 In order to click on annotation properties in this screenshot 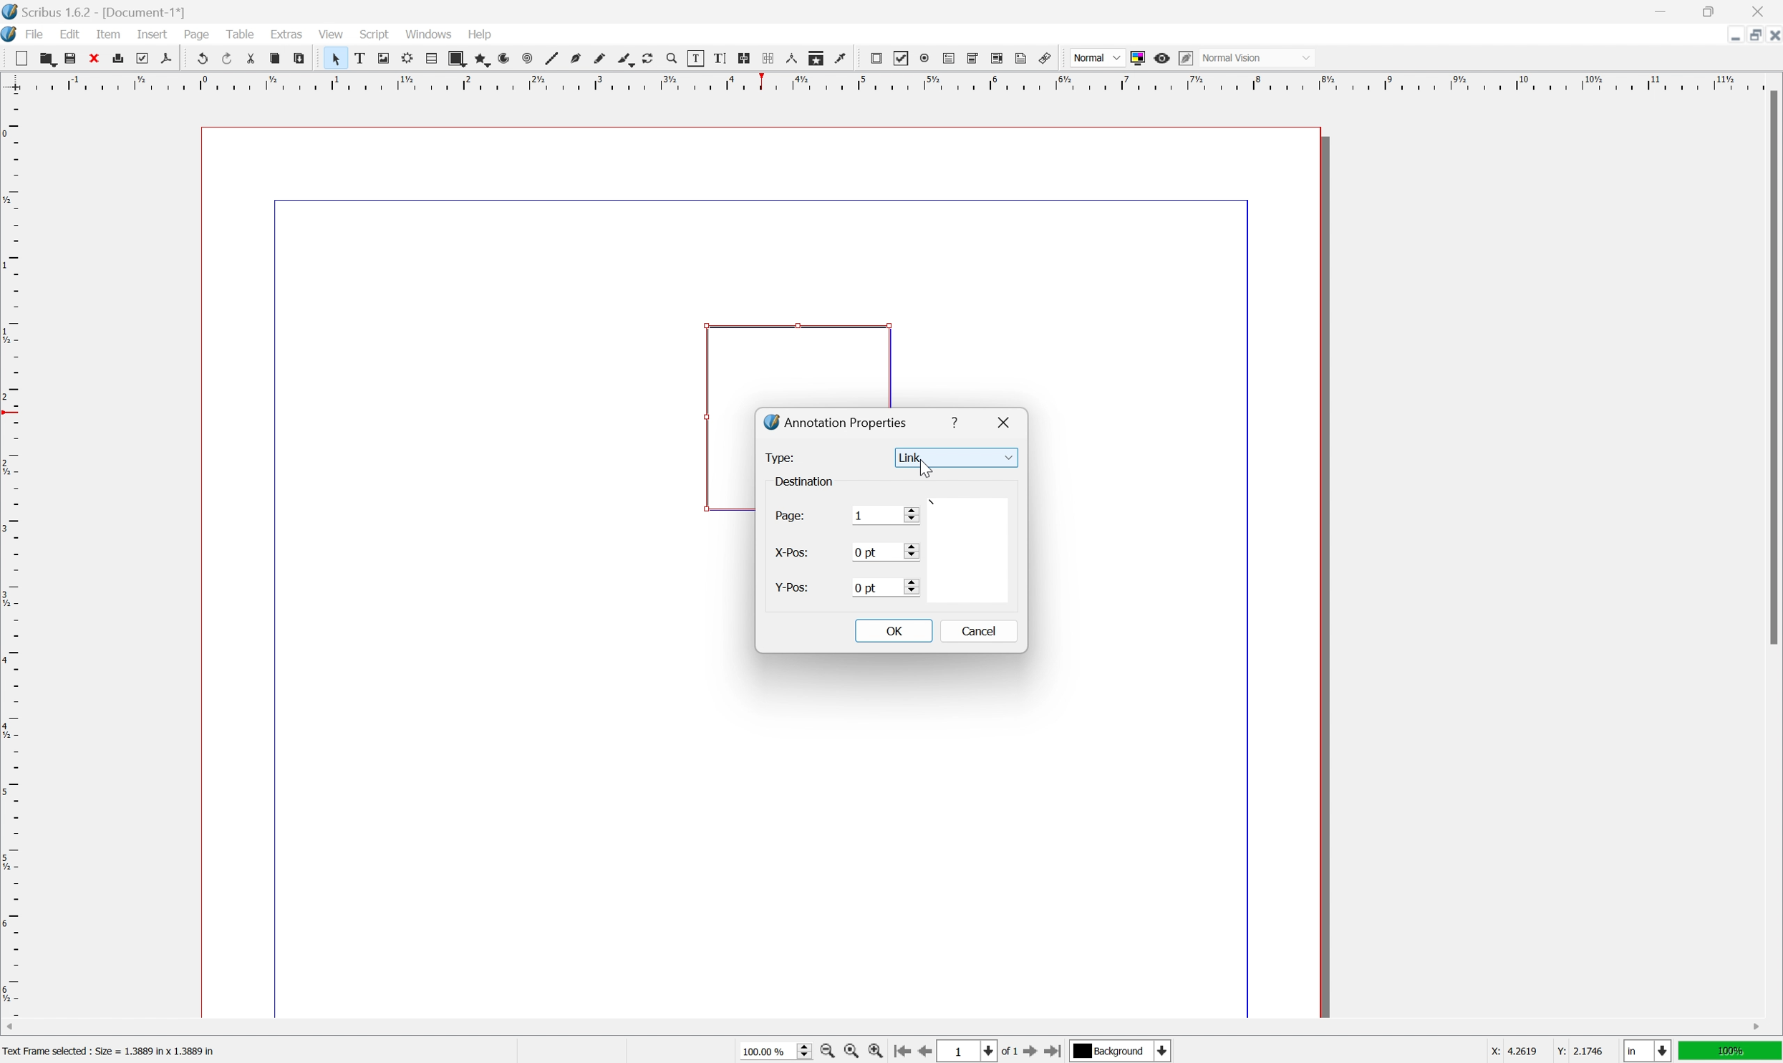, I will do `click(836, 421)`.